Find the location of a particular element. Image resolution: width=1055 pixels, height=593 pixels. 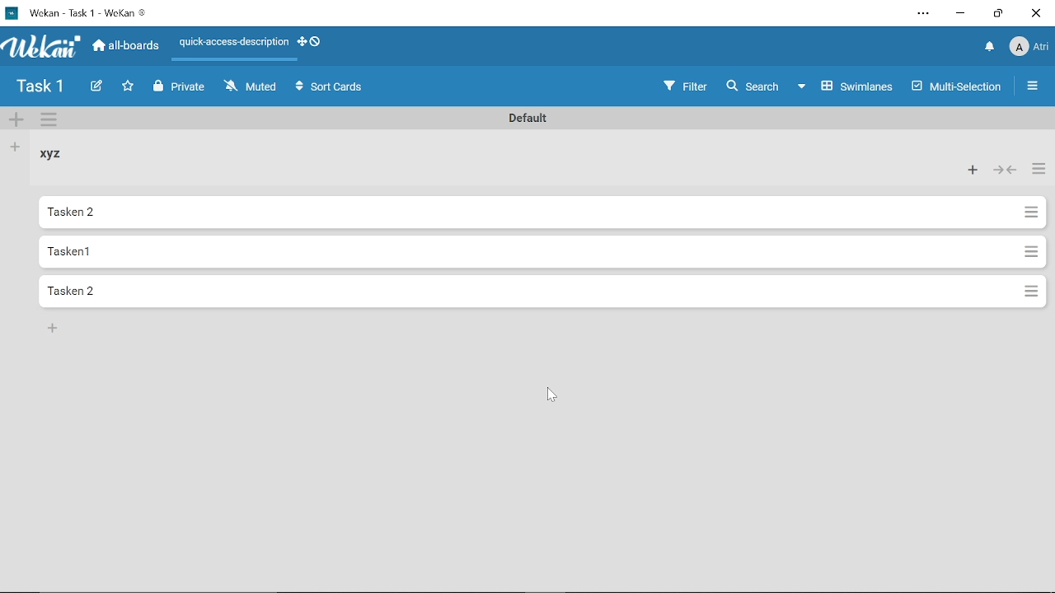

Card titled "Tasken 1" is located at coordinates (518, 212).